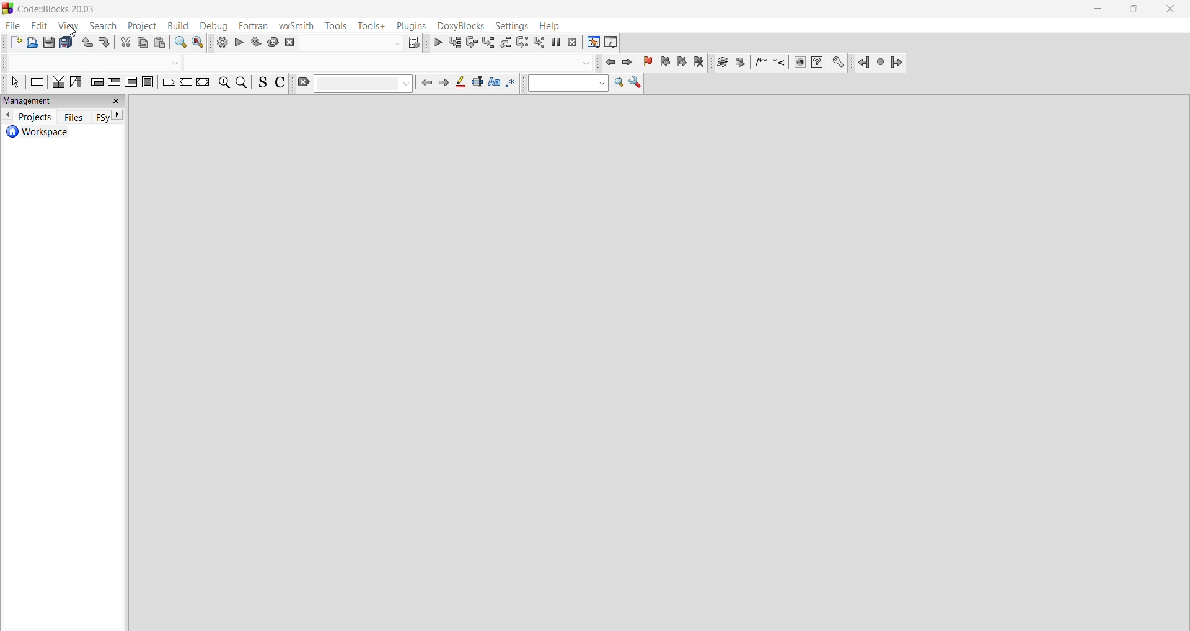 The height and width of the screenshot is (631, 1190). What do you see at coordinates (413, 25) in the screenshot?
I see `plugins` at bounding box center [413, 25].